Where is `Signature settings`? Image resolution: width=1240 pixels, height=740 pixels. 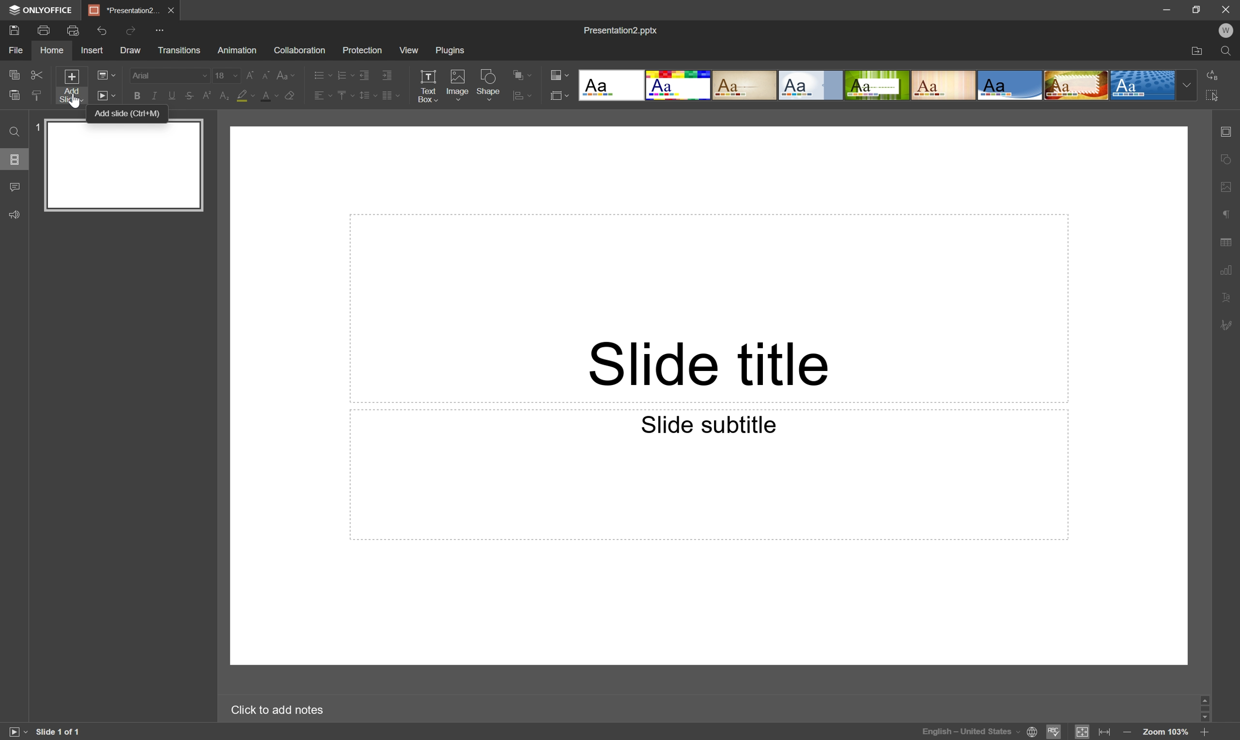 Signature settings is located at coordinates (1230, 325).